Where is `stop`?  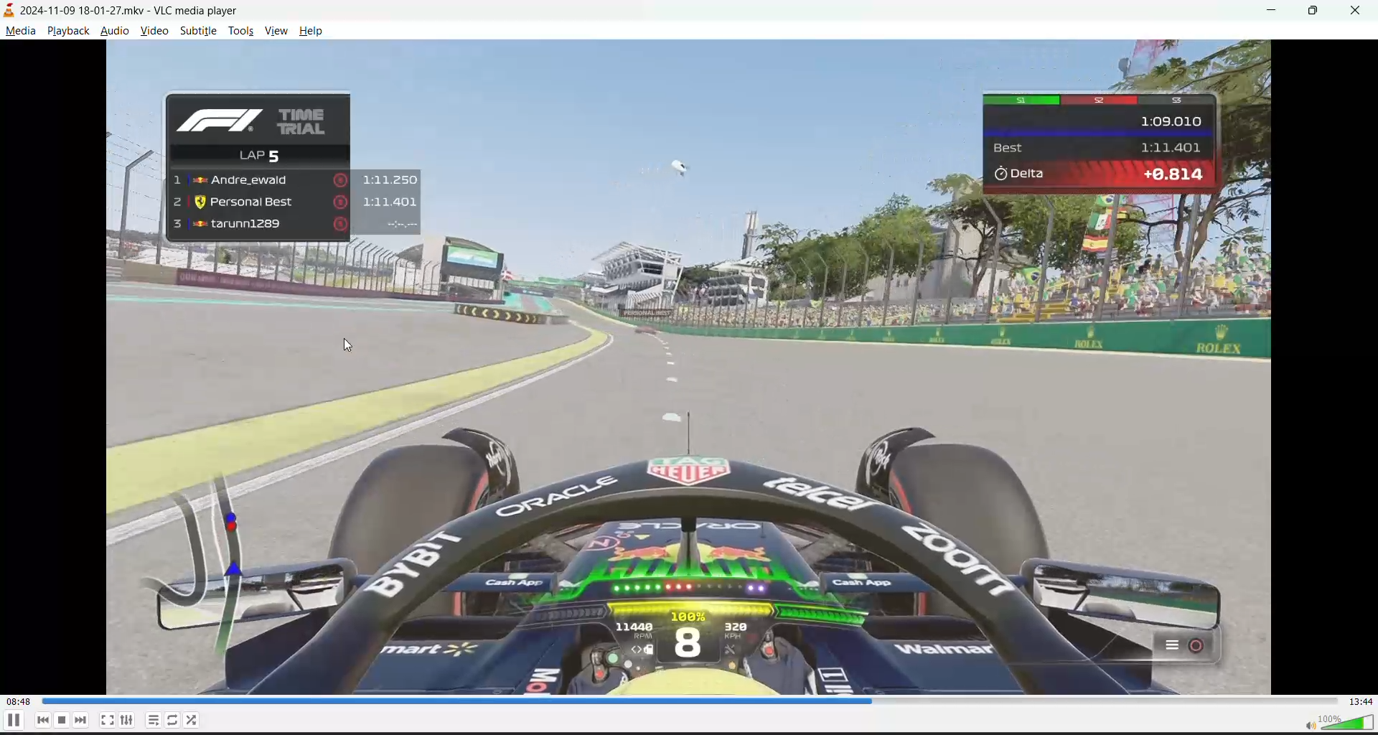
stop is located at coordinates (61, 720).